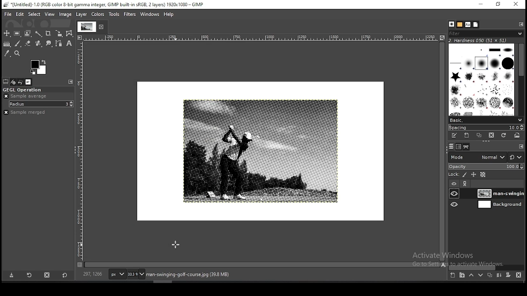 The image size is (527, 296). Describe the element at coordinates (517, 155) in the screenshot. I see `reset` at that location.